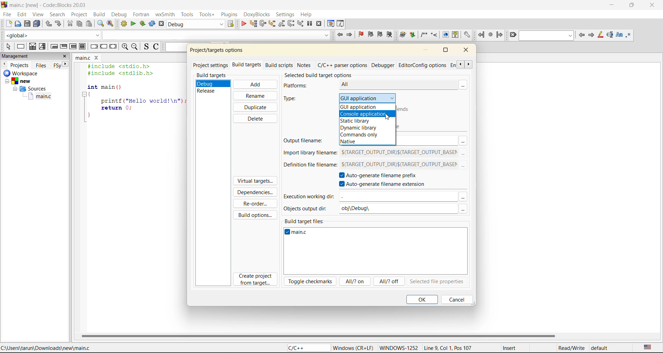 This screenshot has width=663, height=353. What do you see at coordinates (509, 348) in the screenshot?
I see `Insert` at bounding box center [509, 348].